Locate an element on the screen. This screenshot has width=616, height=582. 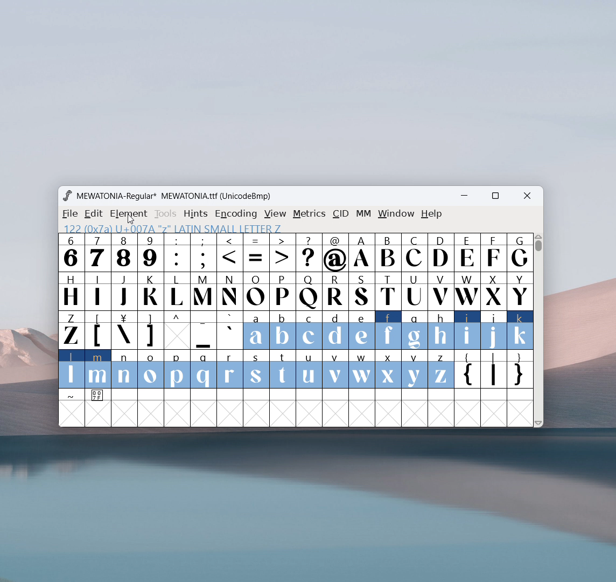
; is located at coordinates (204, 253).